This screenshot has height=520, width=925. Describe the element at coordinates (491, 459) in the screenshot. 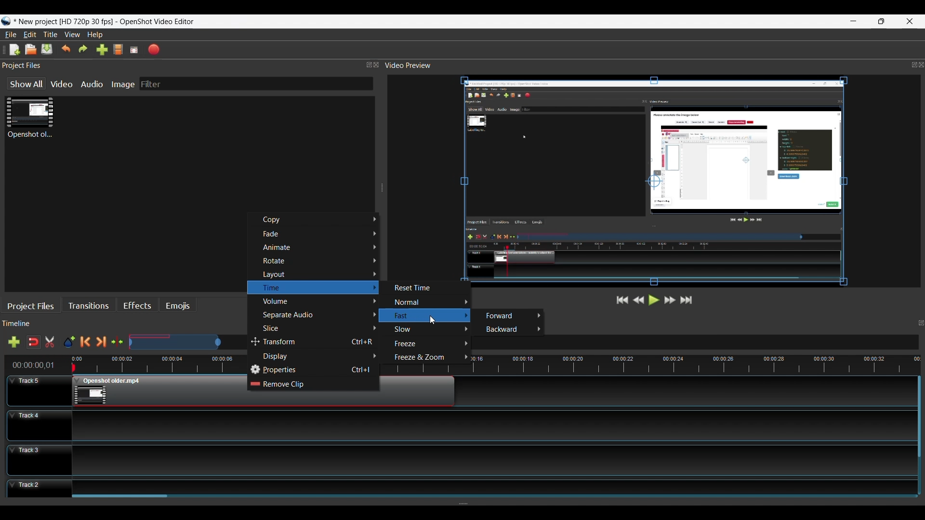

I see `Track Panel` at that location.